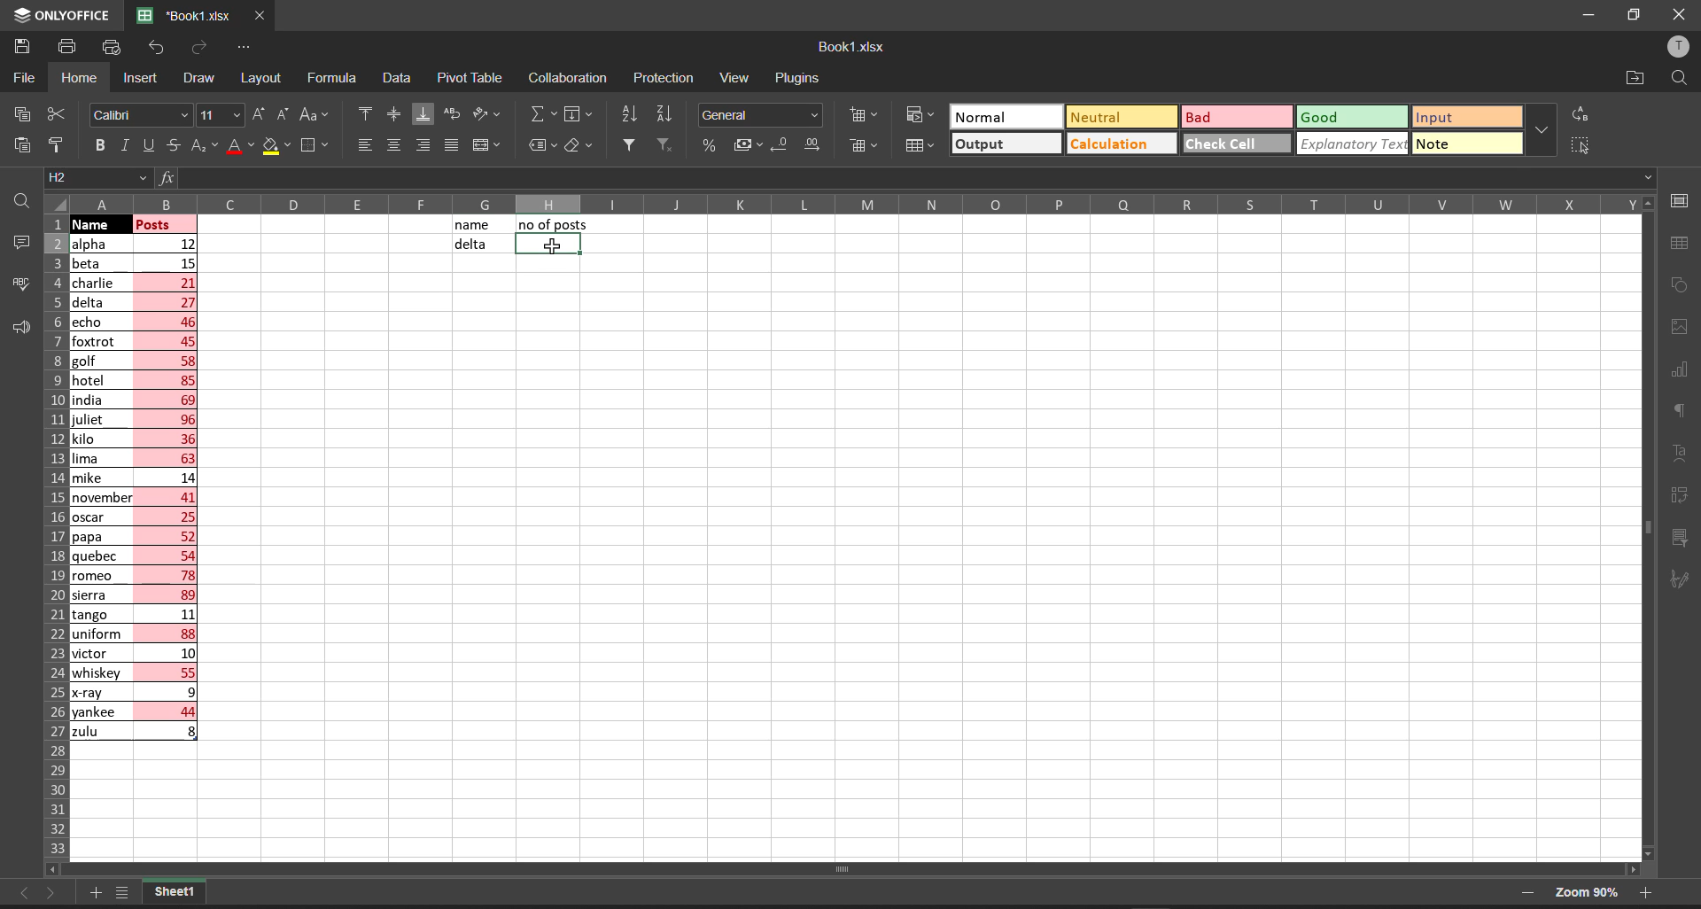  Describe the element at coordinates (62, 868) in the screenshot. I see `scroll left` at that location.